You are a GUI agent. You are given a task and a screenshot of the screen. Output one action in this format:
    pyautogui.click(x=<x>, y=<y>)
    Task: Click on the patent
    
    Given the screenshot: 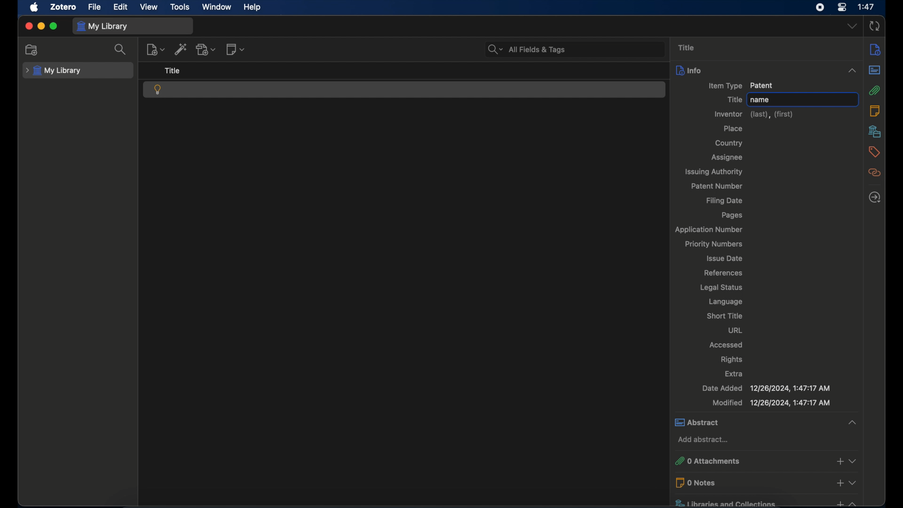 What is the action you would take?
    pyautogui.click(x=158, y=89)
    